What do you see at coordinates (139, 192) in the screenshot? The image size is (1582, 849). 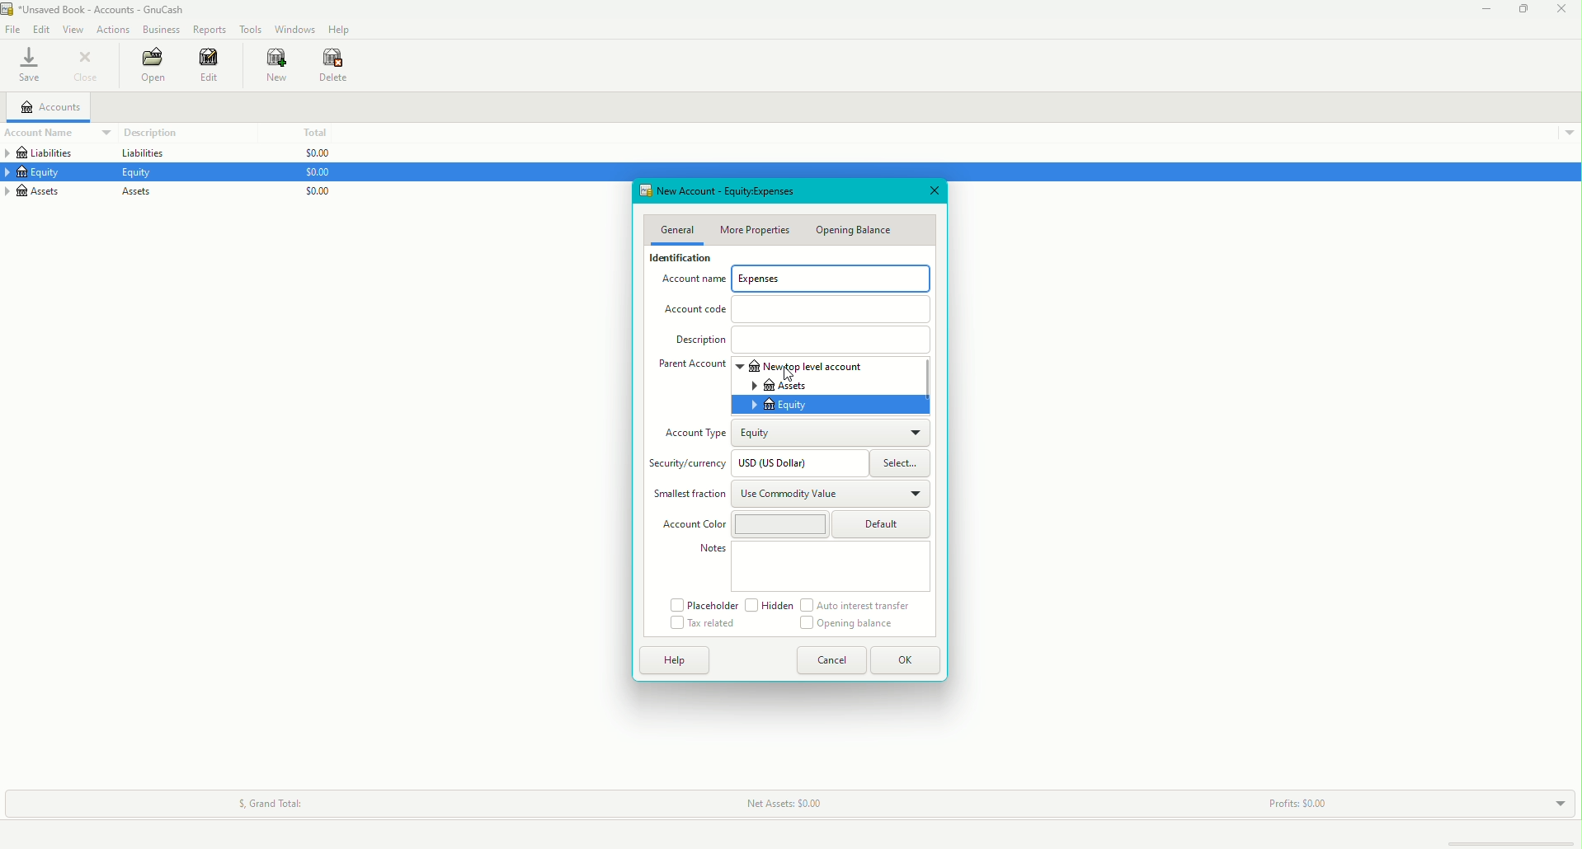 I see `Assets` at bounding box center [139, 192].